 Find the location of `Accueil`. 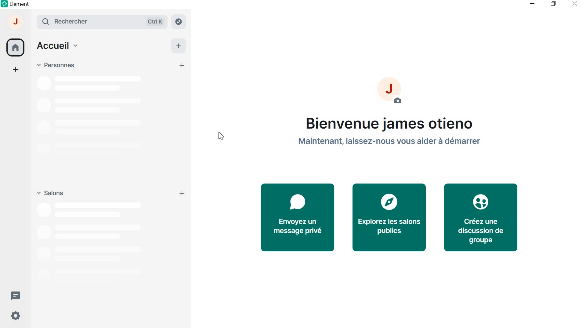

Accueil is located at coordinates (57, 46).